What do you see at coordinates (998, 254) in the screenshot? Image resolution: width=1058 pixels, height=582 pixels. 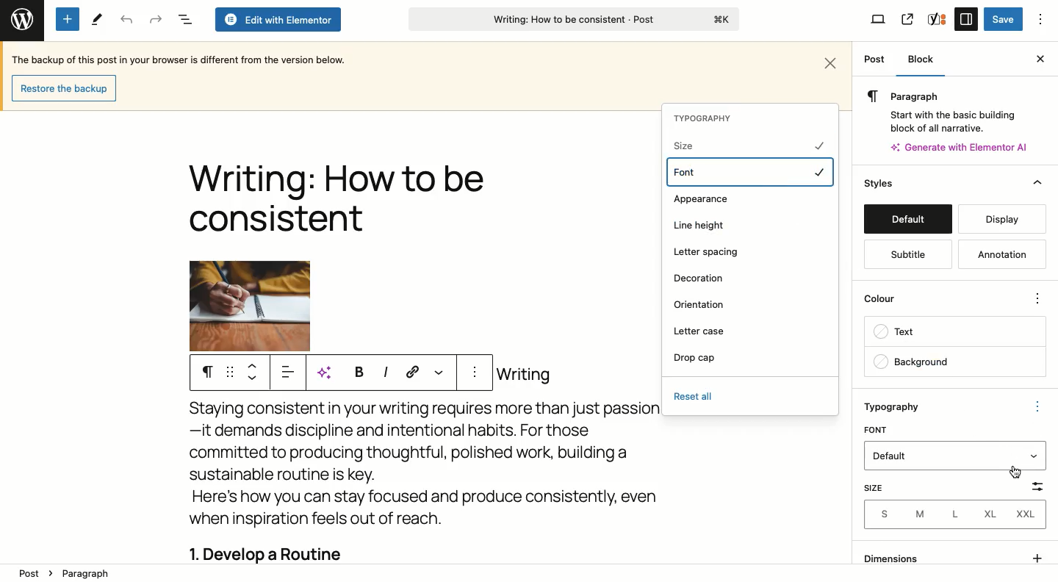 I see `Annotation` at bounding box center [998, 254].